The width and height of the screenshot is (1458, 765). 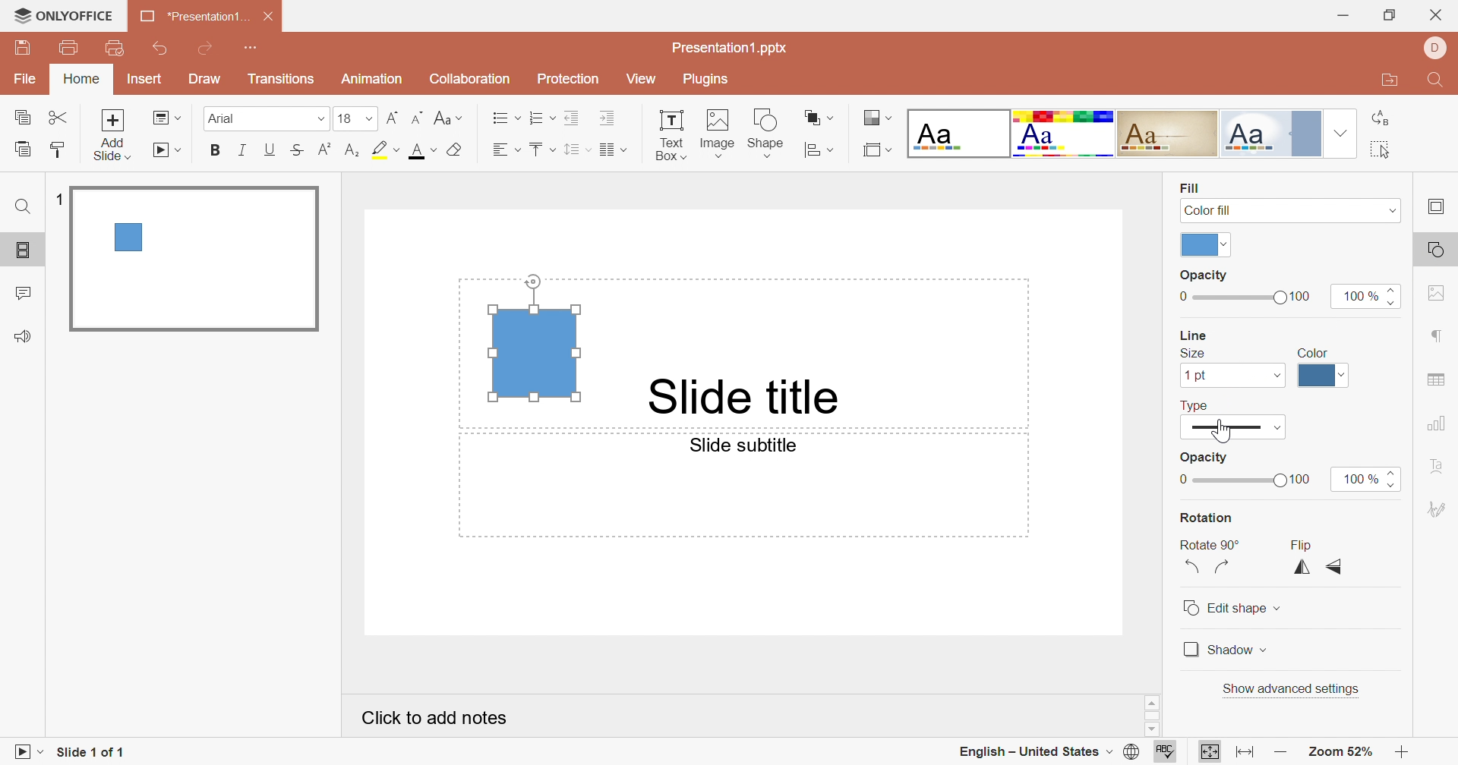 What do you see at coordinates (355, 118) in the screenshot?
I see `13` at bounding box center [355, 118].